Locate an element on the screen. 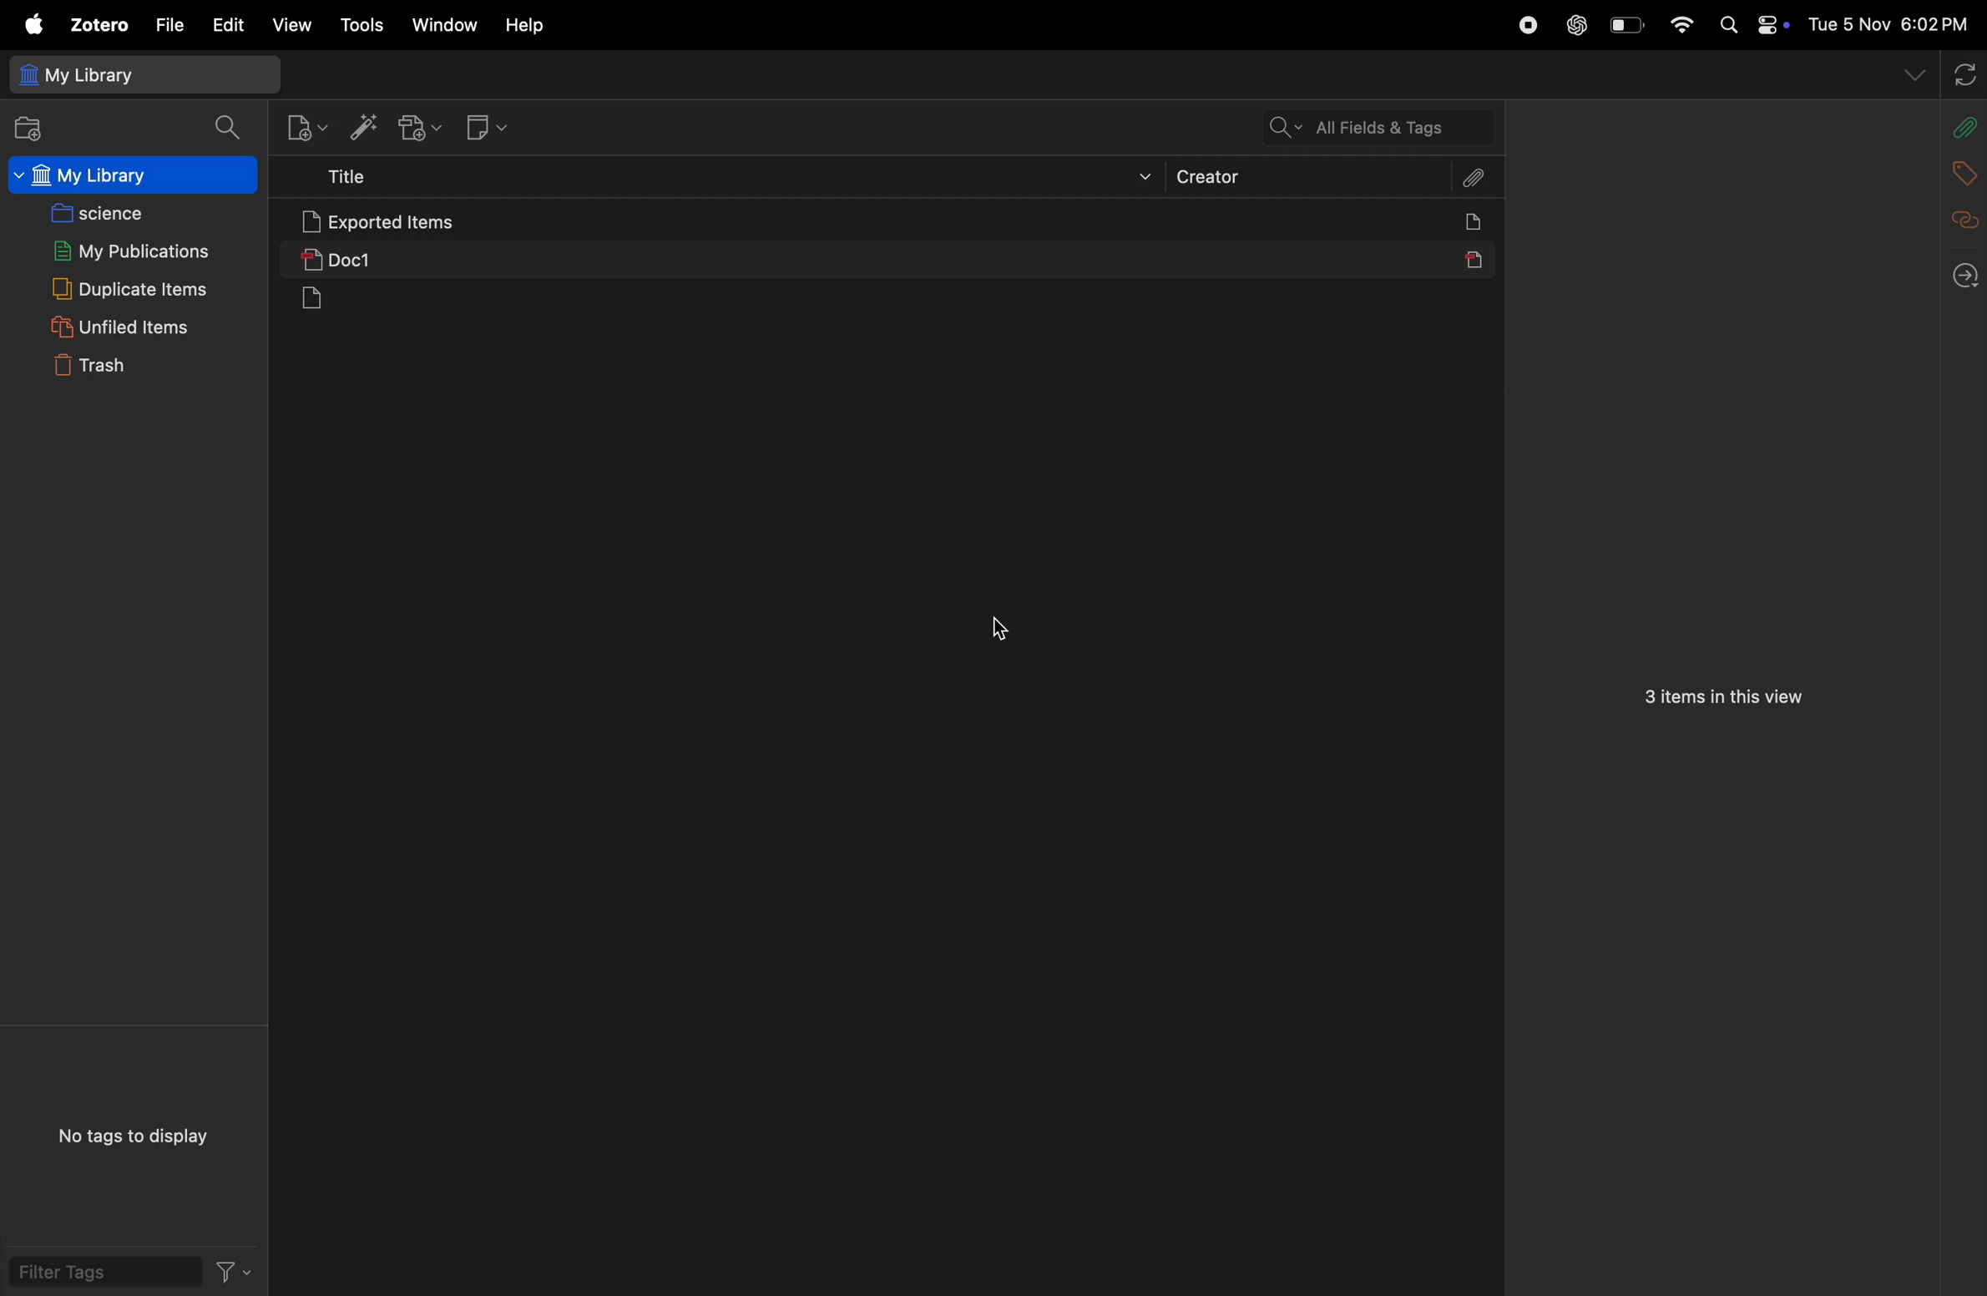 The image size is (1987, 1296). new note is located at coordinates (493, 125).